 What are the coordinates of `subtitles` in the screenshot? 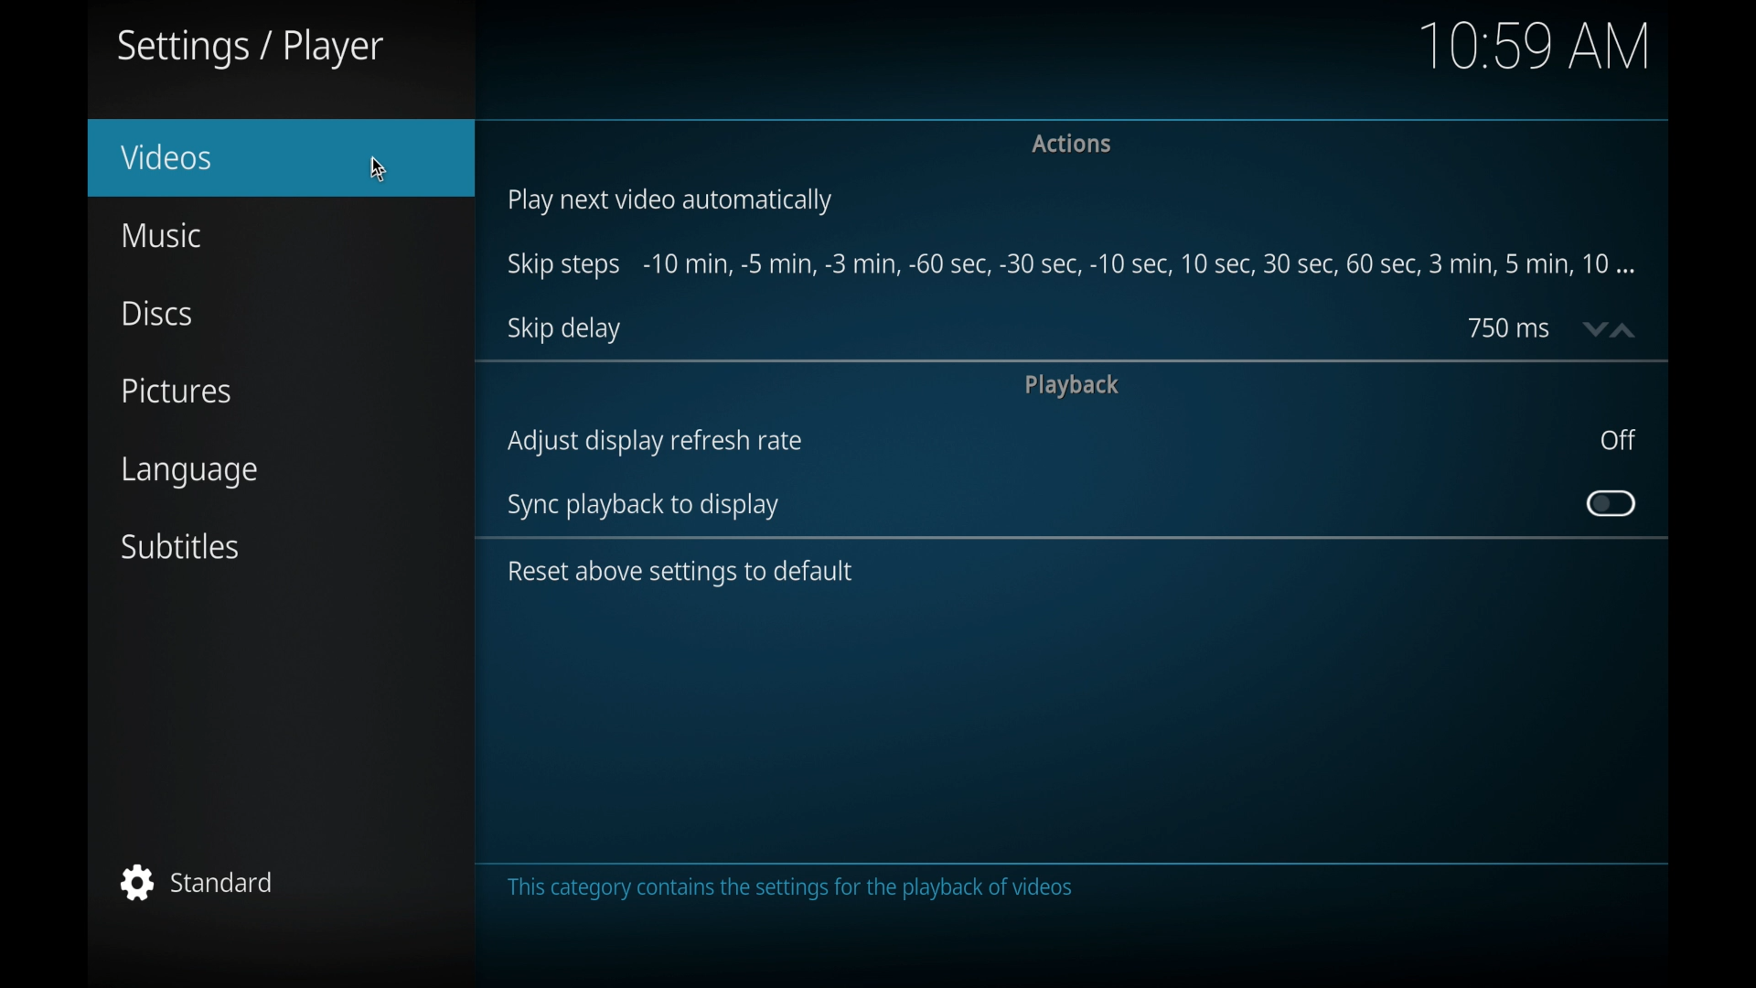 It's located at (181, 547).